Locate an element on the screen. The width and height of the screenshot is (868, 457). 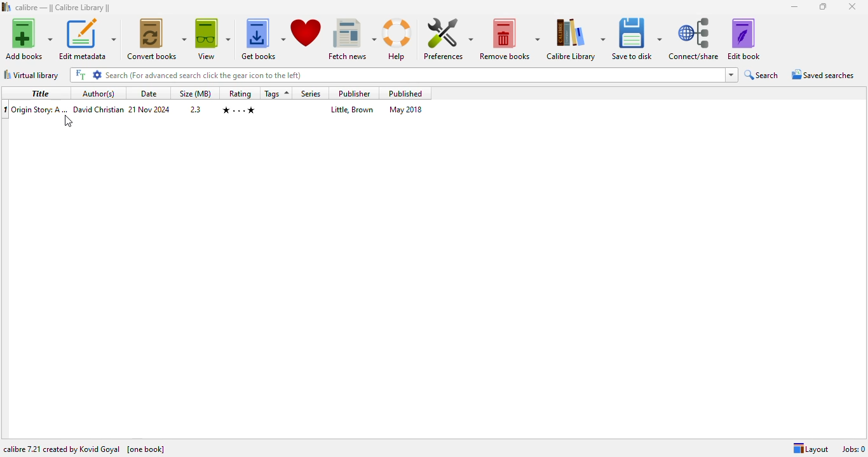
cursor is located at coordinates (68, 121).